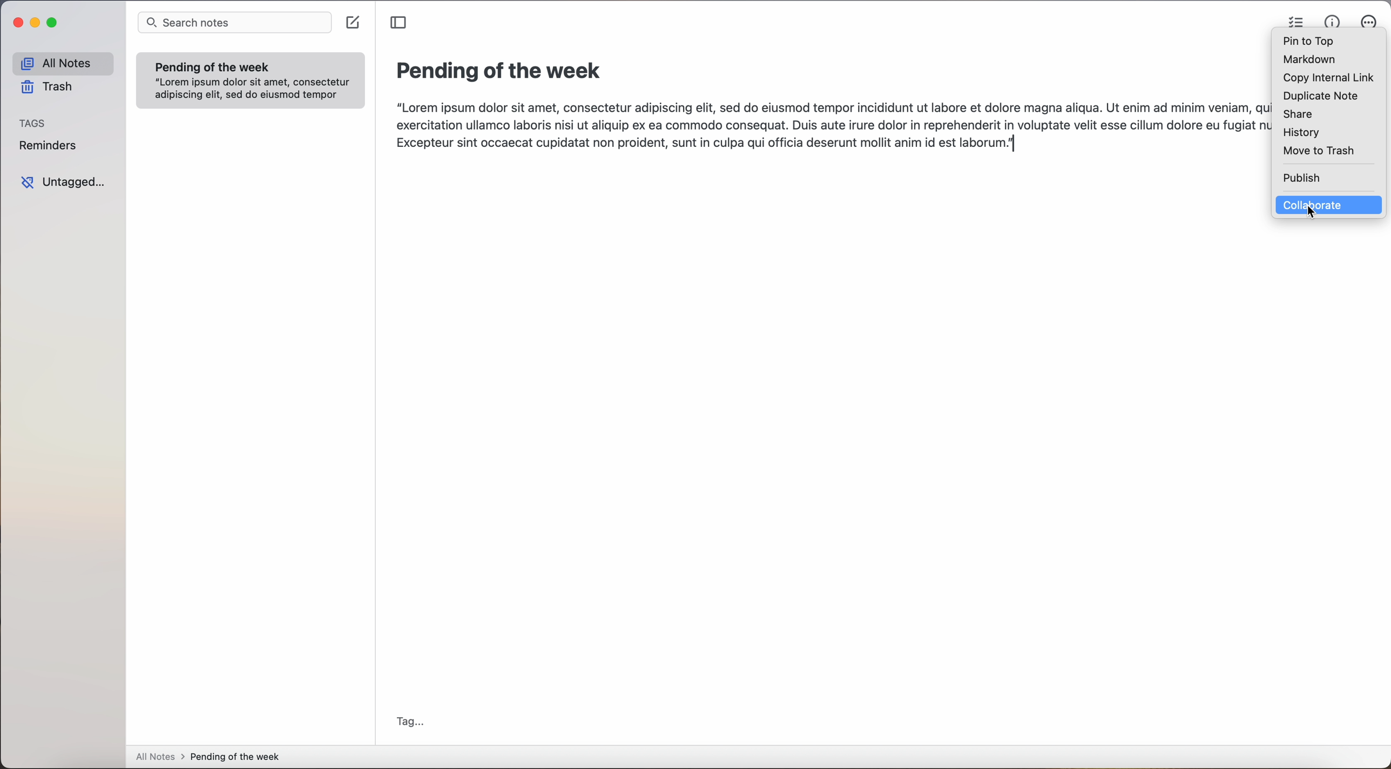 This screenshot has height=769, width=1391. Describe the element at coordinates (235, 22) in the screenshot. I see `search notes` at that location.